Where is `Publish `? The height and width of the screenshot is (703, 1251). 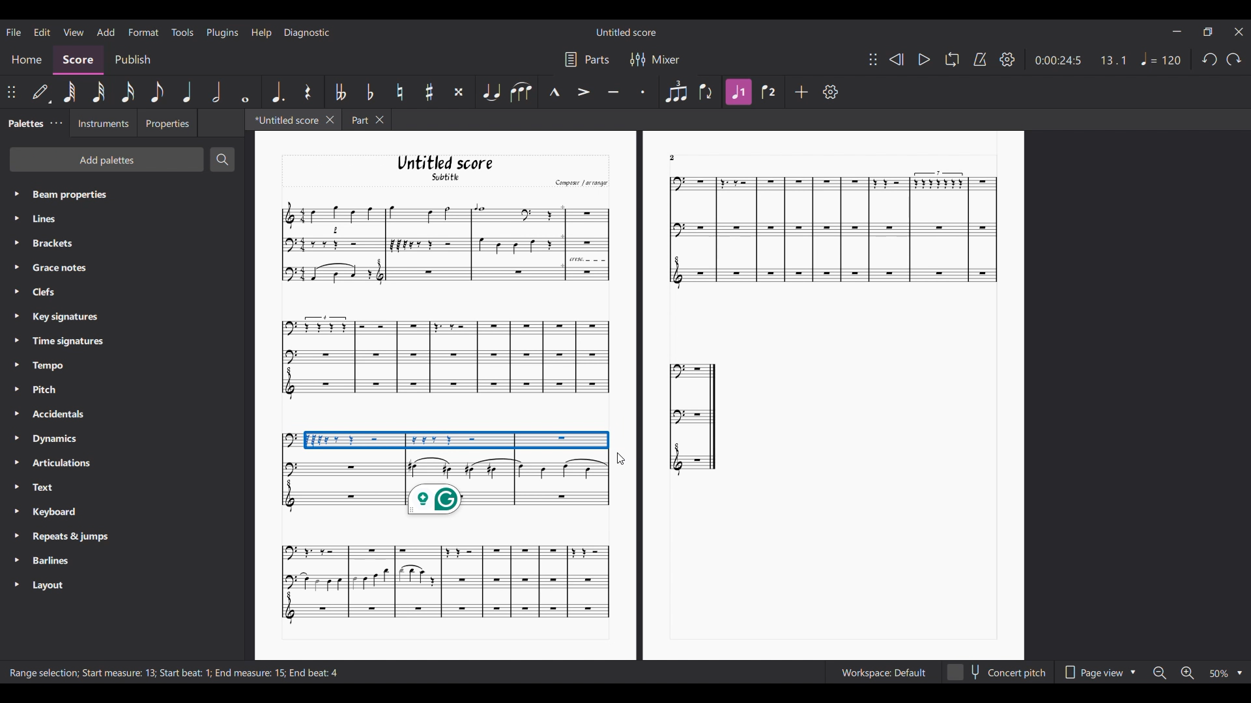 Publish  is located at coordinates (134, 61).